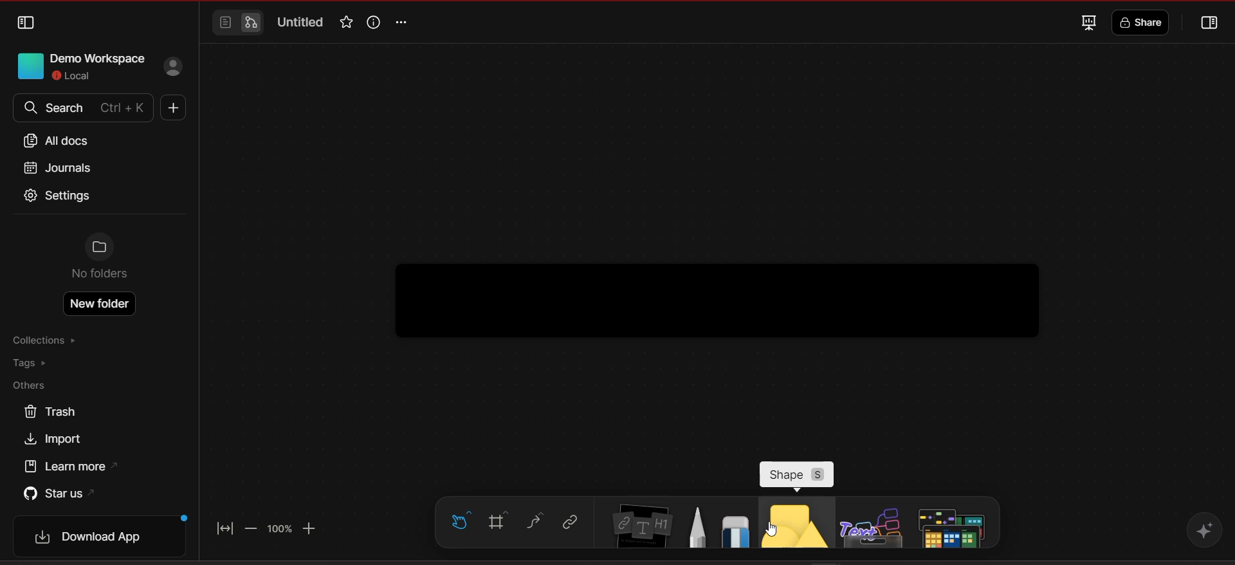 Image resolution: width=1235 pixels, height=565 pixels. Describe the element at coordinates (57, 167) in the screenshot. I see `journals` at that location.